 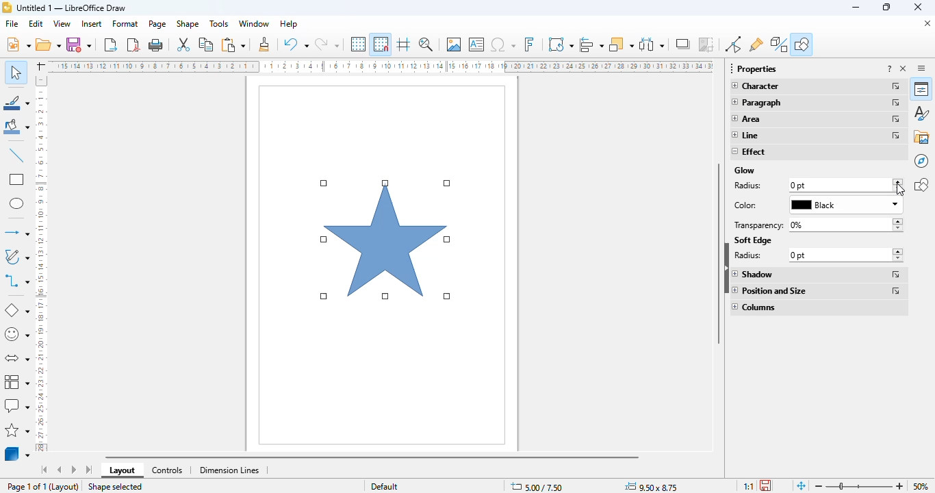 What do you see at coordinates (16, 359) in the screenshot?
I see `block arrows` at bounding box center [16, 359].